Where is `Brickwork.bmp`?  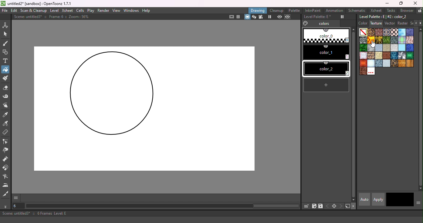 Brickwork.bmp is located at coordinates (379, 32).